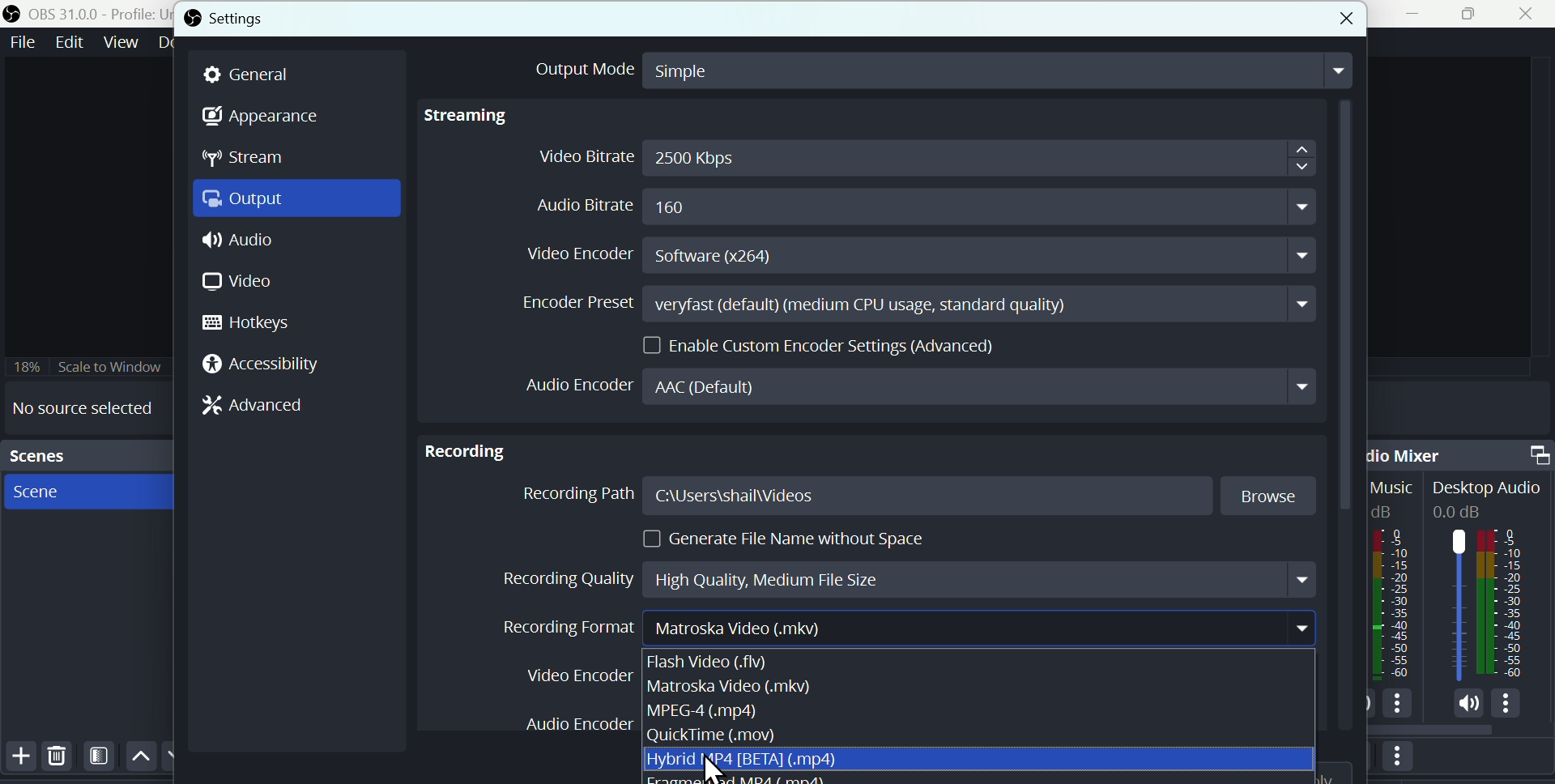  What do you see at coordinates (743, 761) in the screenshot?
I see `Hybrid` at bounding box center [743, 761].